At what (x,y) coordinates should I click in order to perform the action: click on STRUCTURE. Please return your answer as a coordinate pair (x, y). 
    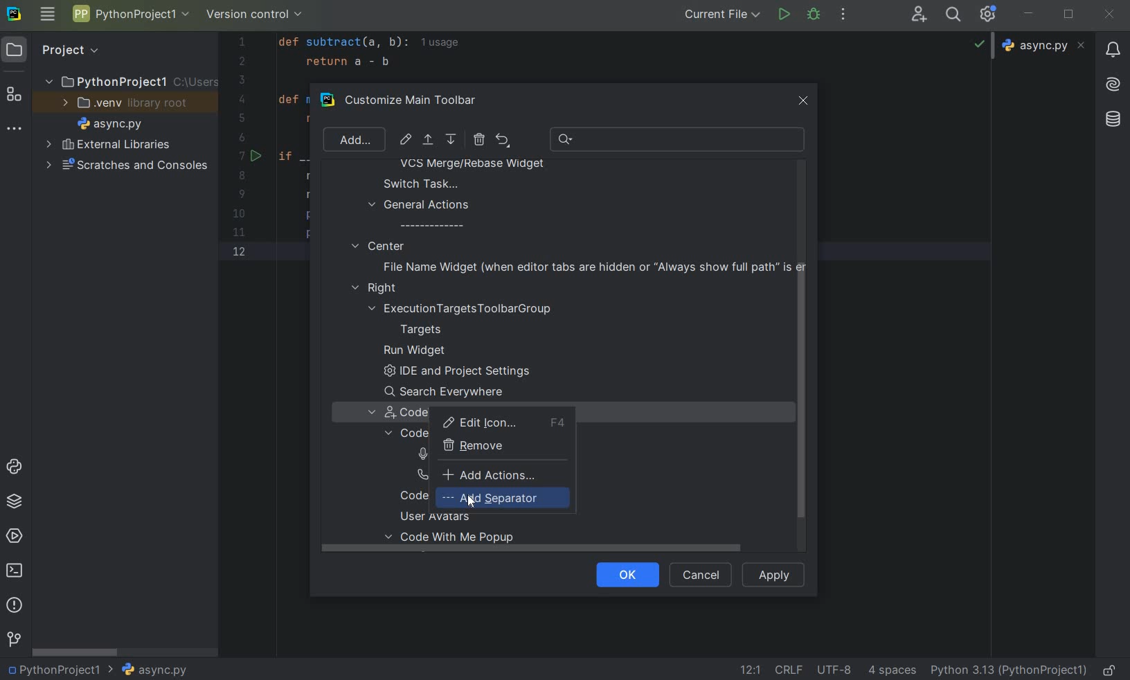
    Looking at the image, I should click on (15, 96).